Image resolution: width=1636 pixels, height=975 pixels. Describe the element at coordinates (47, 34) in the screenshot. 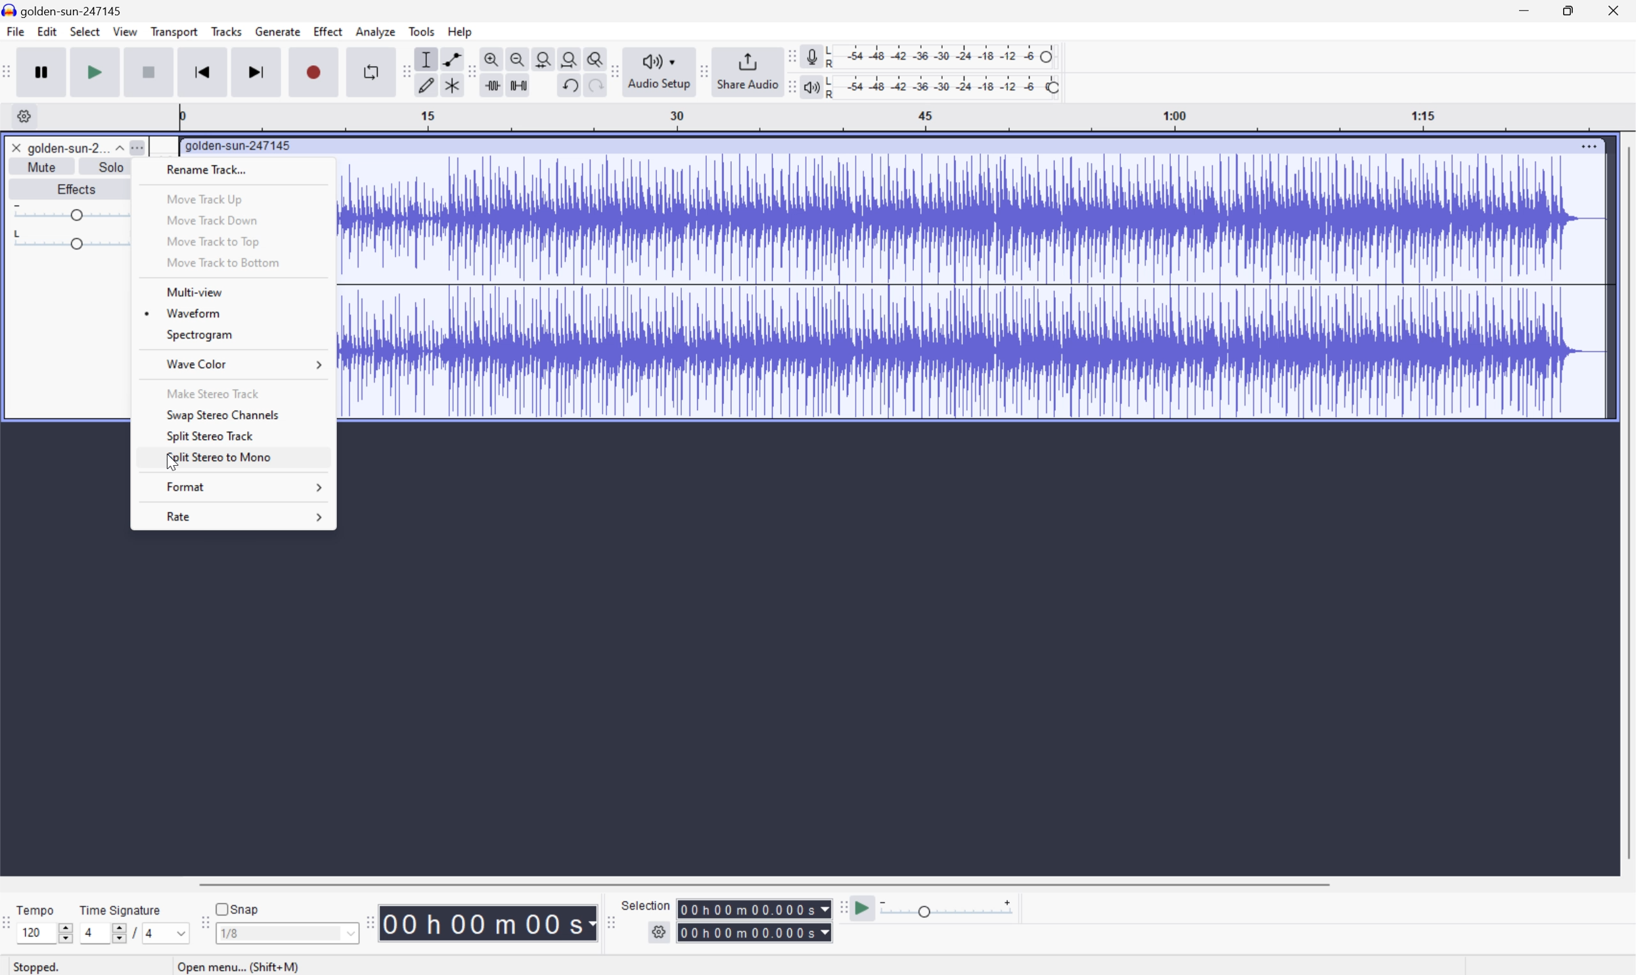

I see `Edit` at that location.